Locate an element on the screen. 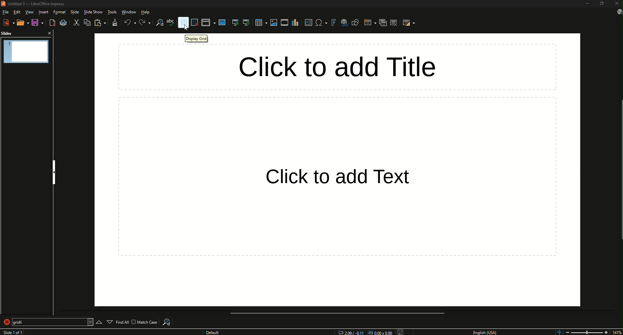  New is located at coordinates (7, 22).